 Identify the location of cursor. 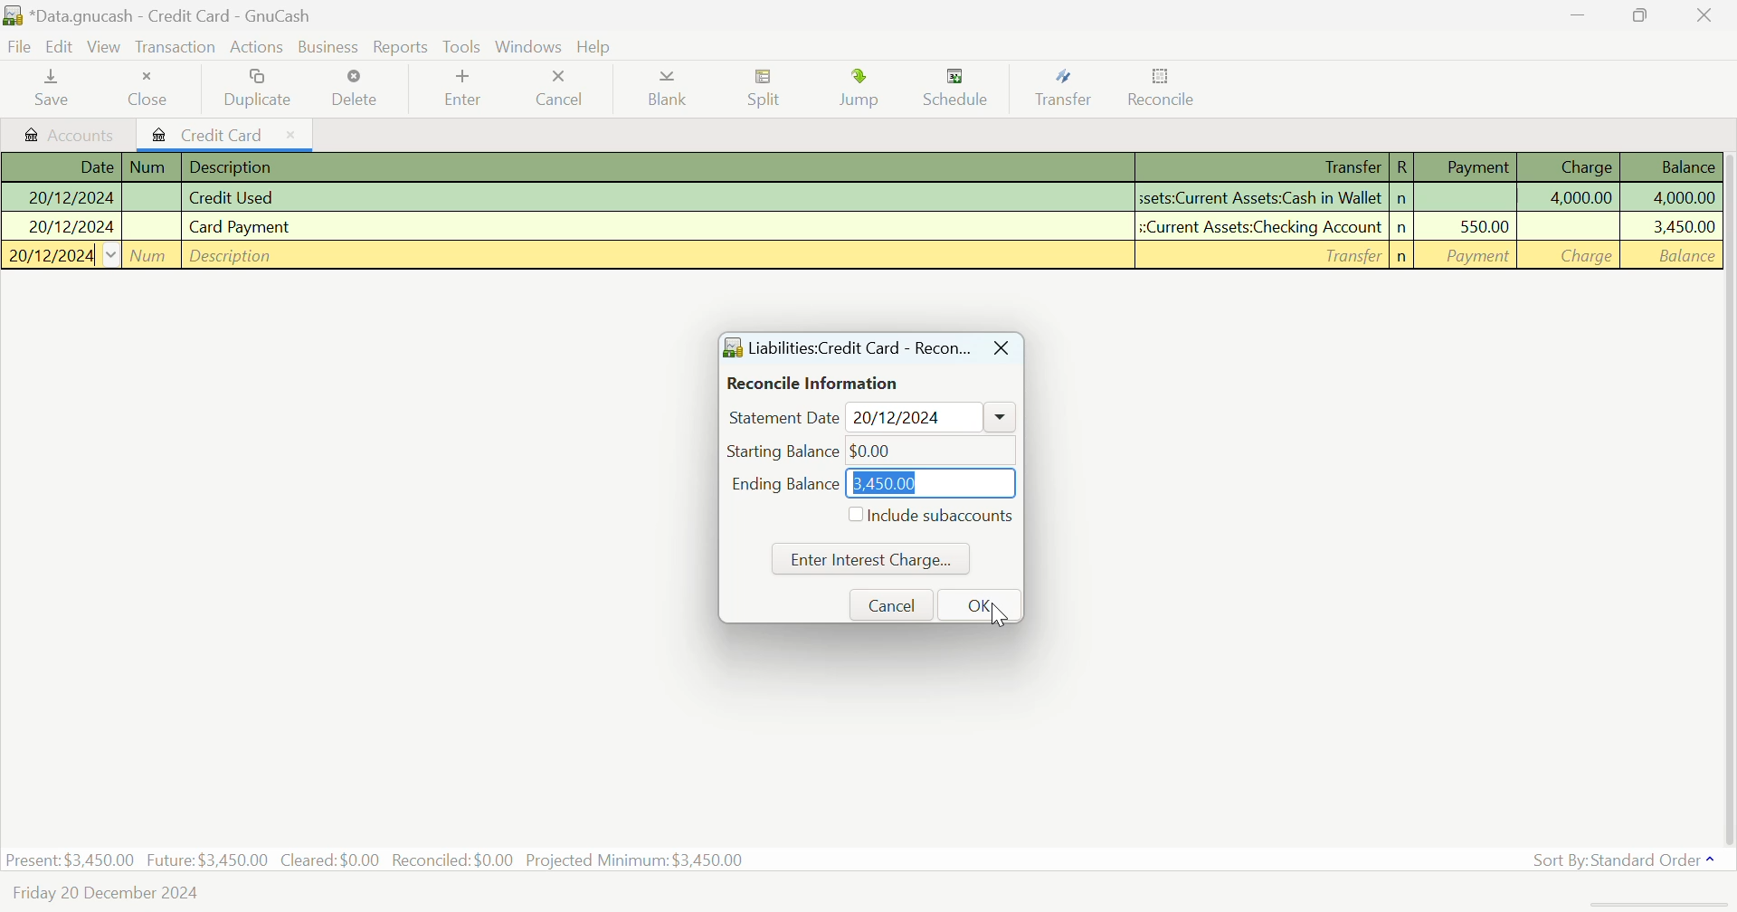
(998, 616).